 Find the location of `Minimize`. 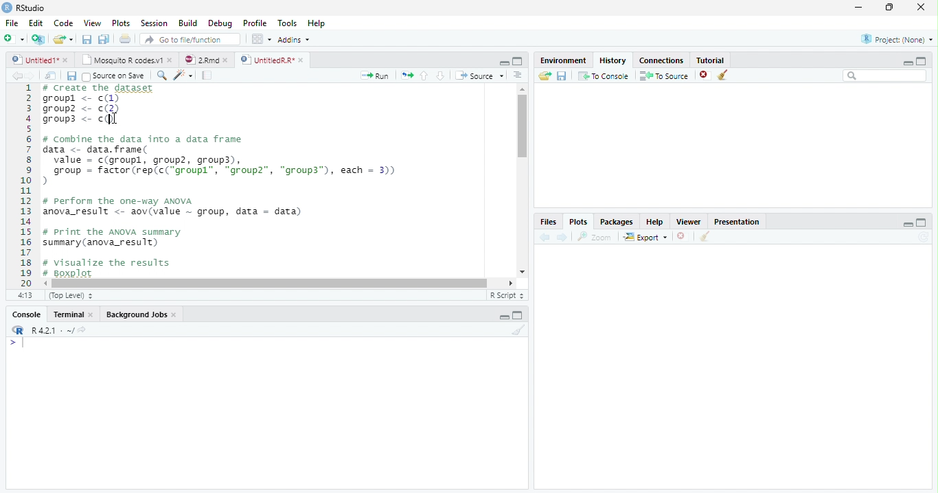

Minimize is located at coordinates (859, 8).